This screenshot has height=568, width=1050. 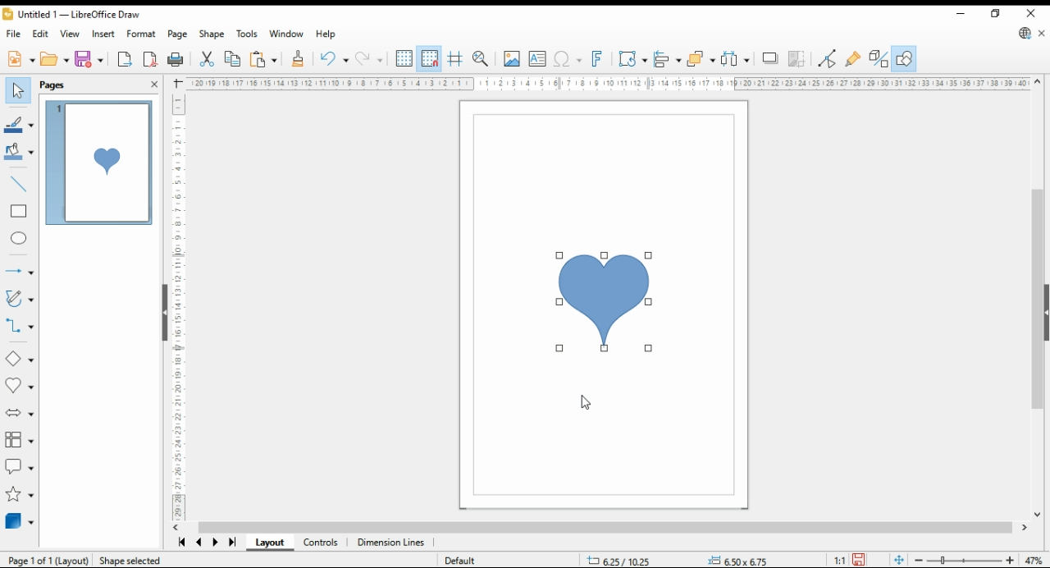 I want to click on scroll bar, so click(x=603, y=528).